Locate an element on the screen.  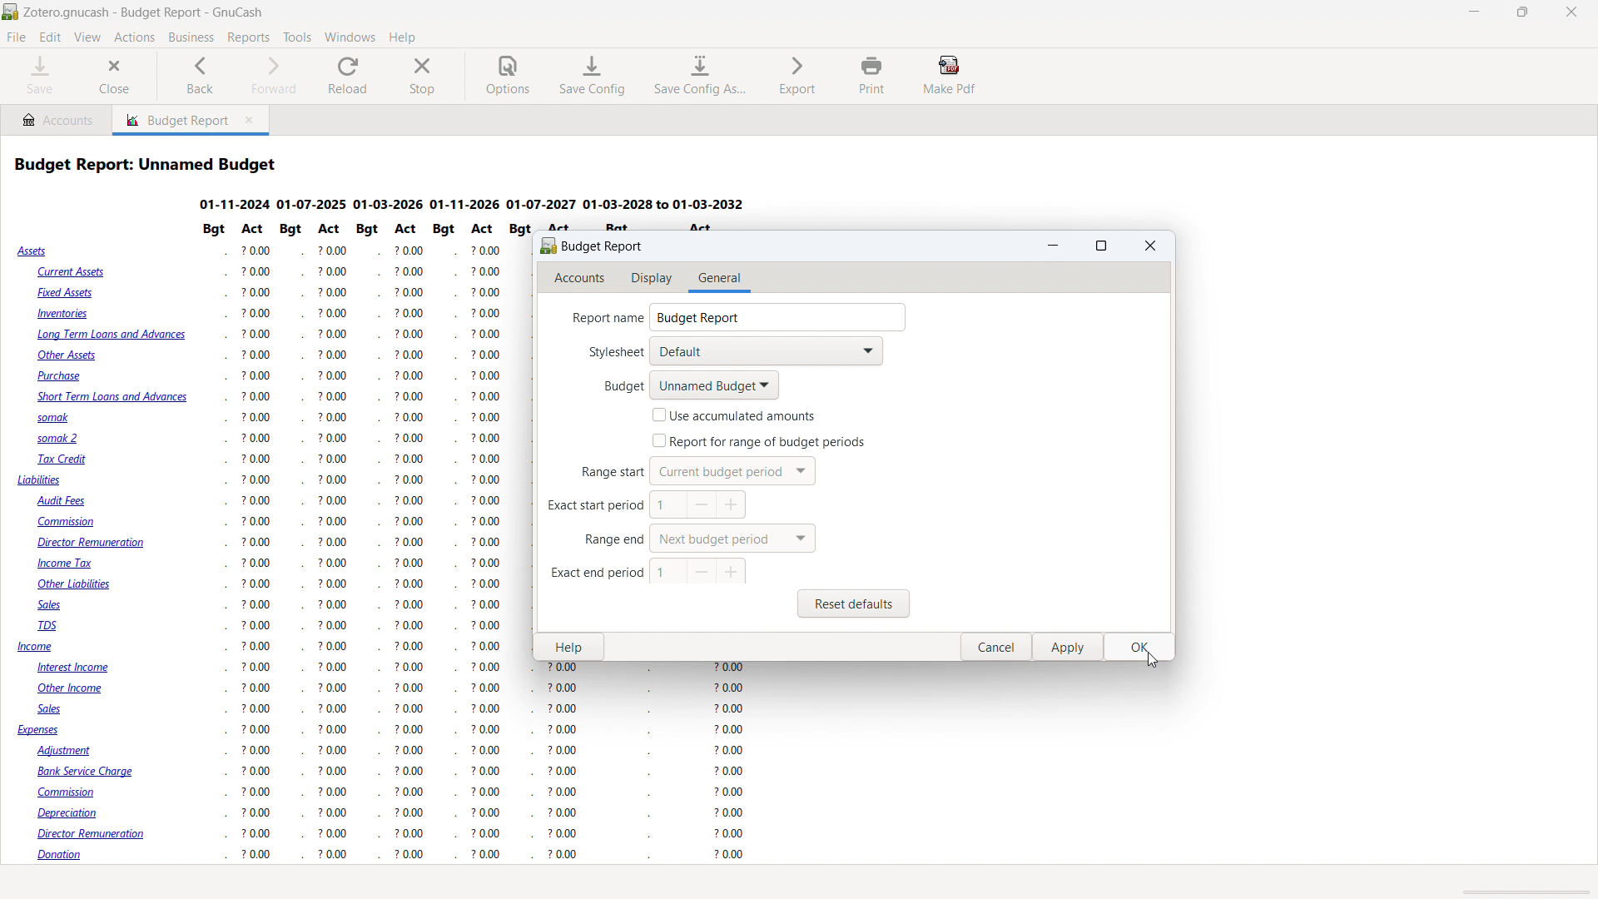
current Assets is located at coordinates (69, 272).